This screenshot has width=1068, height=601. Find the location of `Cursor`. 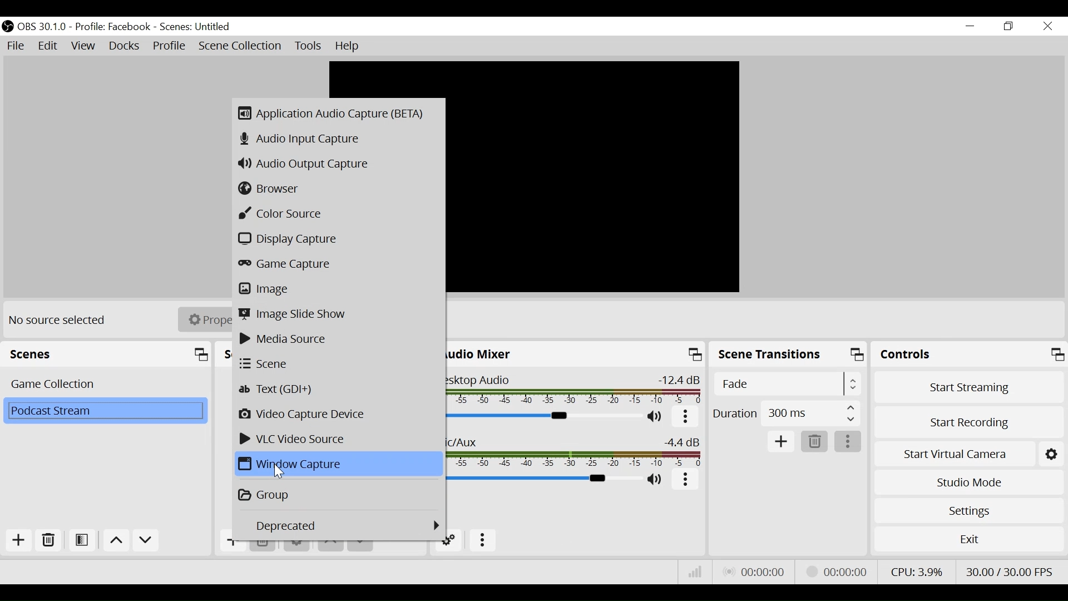

Cursor is located at coordinates (280, 471).